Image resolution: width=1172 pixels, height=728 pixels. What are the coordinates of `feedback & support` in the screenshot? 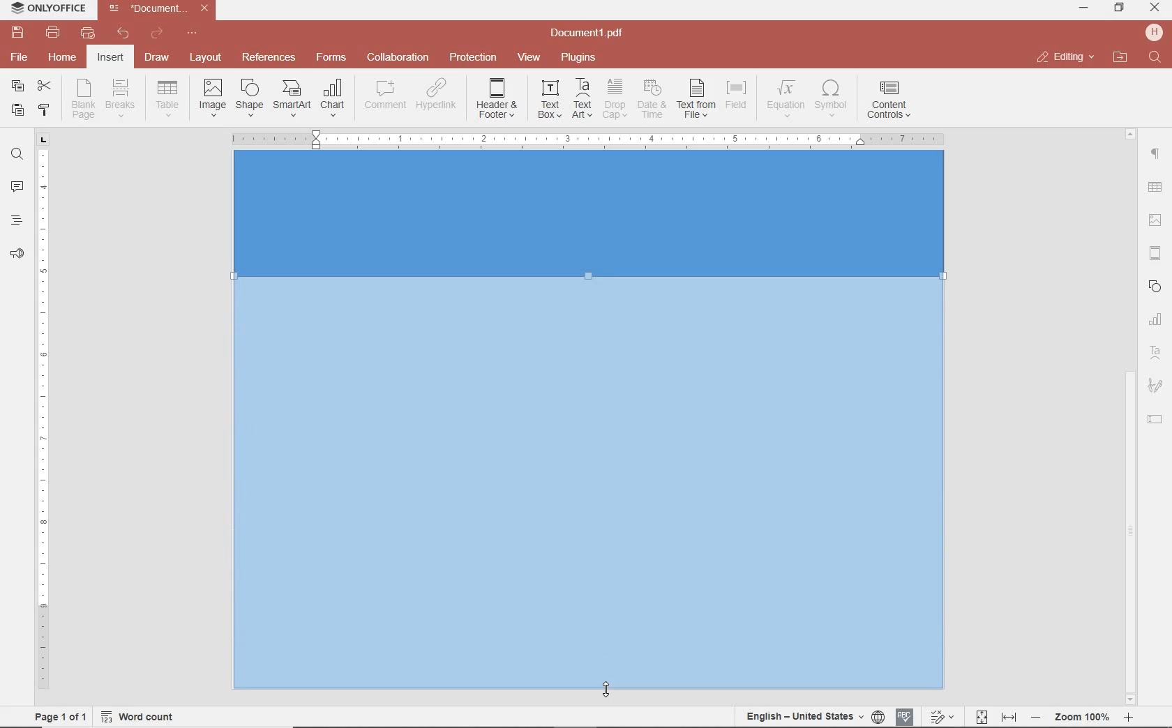 It's located at (17, 255).